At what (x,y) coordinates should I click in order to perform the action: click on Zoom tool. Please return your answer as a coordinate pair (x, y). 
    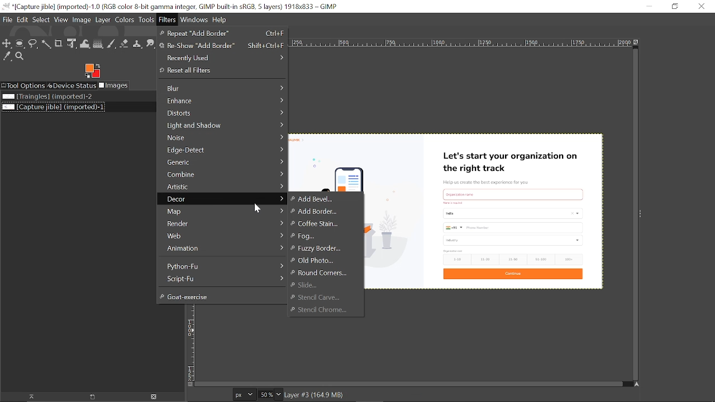
    Looking at the image, I should click on (21, 57).